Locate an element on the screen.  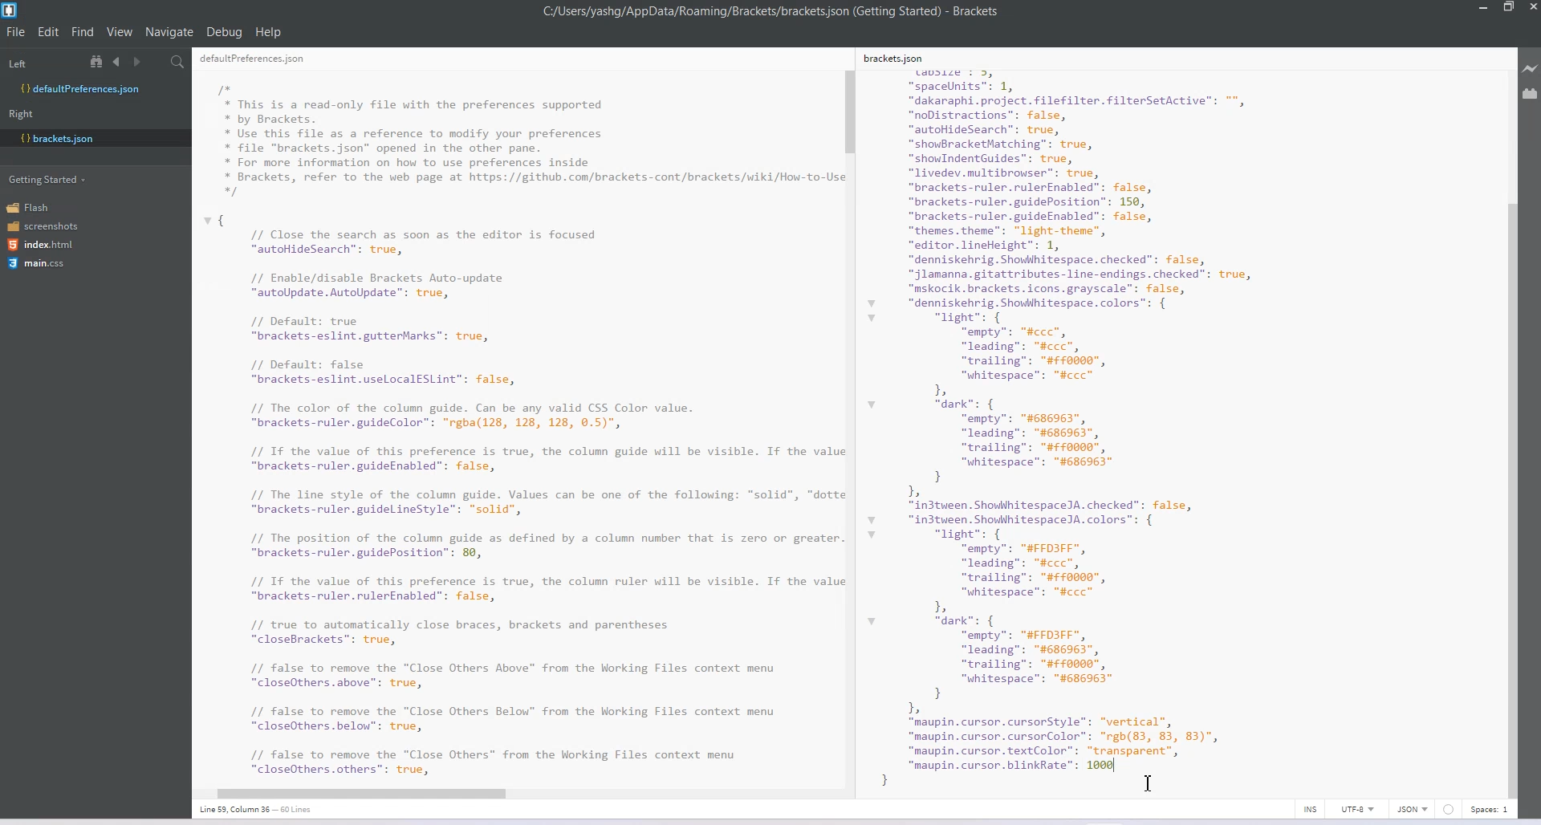
C:/Users/yashg/AppData/Roaming/Brackets/brackets json (Getting Started) - Brackets is located at coordinates (772, 11).